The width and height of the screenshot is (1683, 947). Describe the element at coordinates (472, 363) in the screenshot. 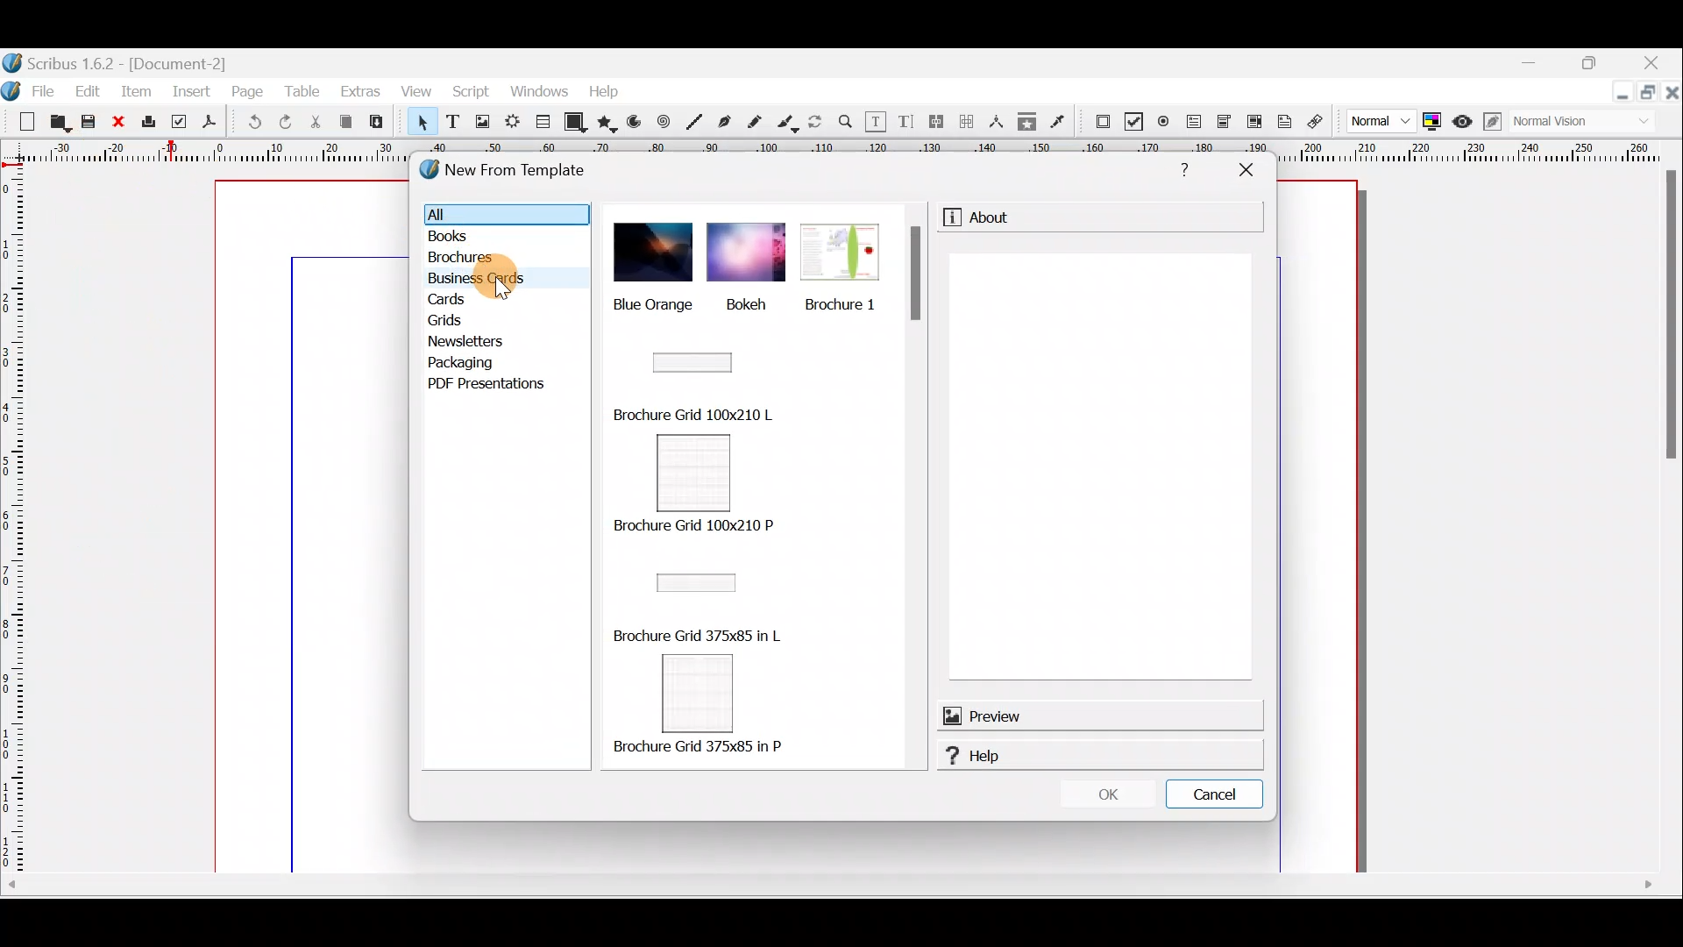

I see `Packaging` at that location.